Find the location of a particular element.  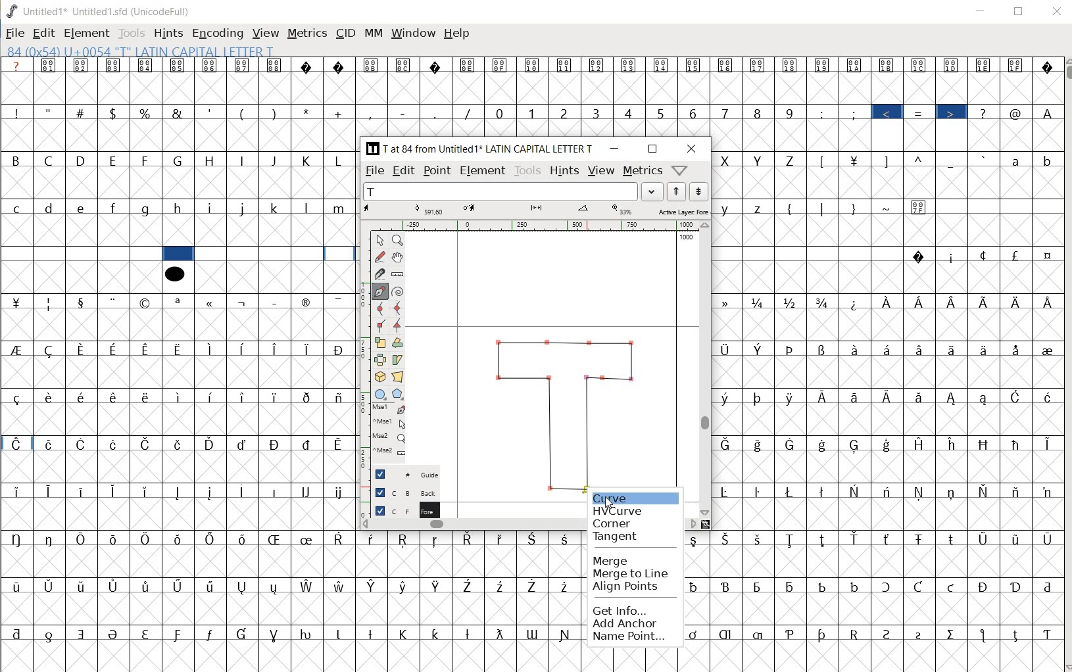

Symbol is located at coordinates (470, 540).